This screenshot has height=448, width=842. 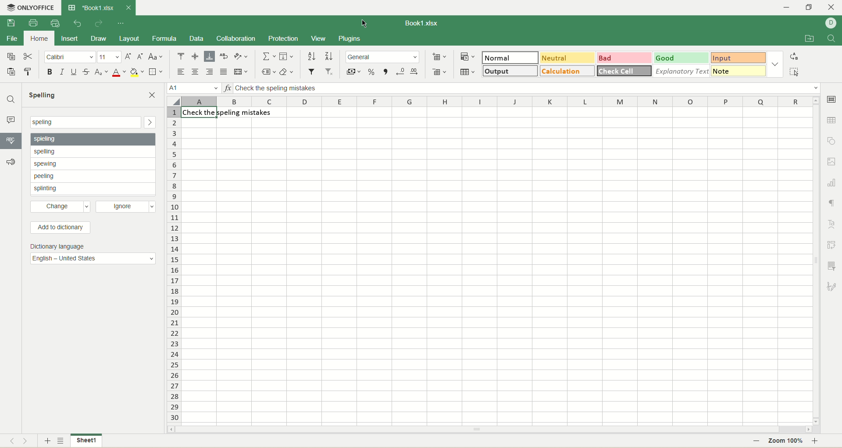 I want to click on comma style, so click(x=386, y=72).